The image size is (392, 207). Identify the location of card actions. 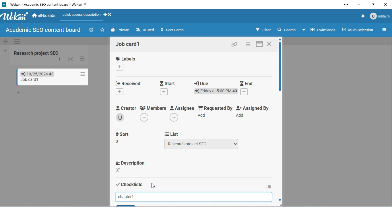
(249, 44).